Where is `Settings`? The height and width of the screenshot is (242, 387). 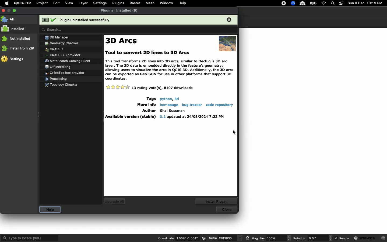 Settings is located at coordinates (13, 59).